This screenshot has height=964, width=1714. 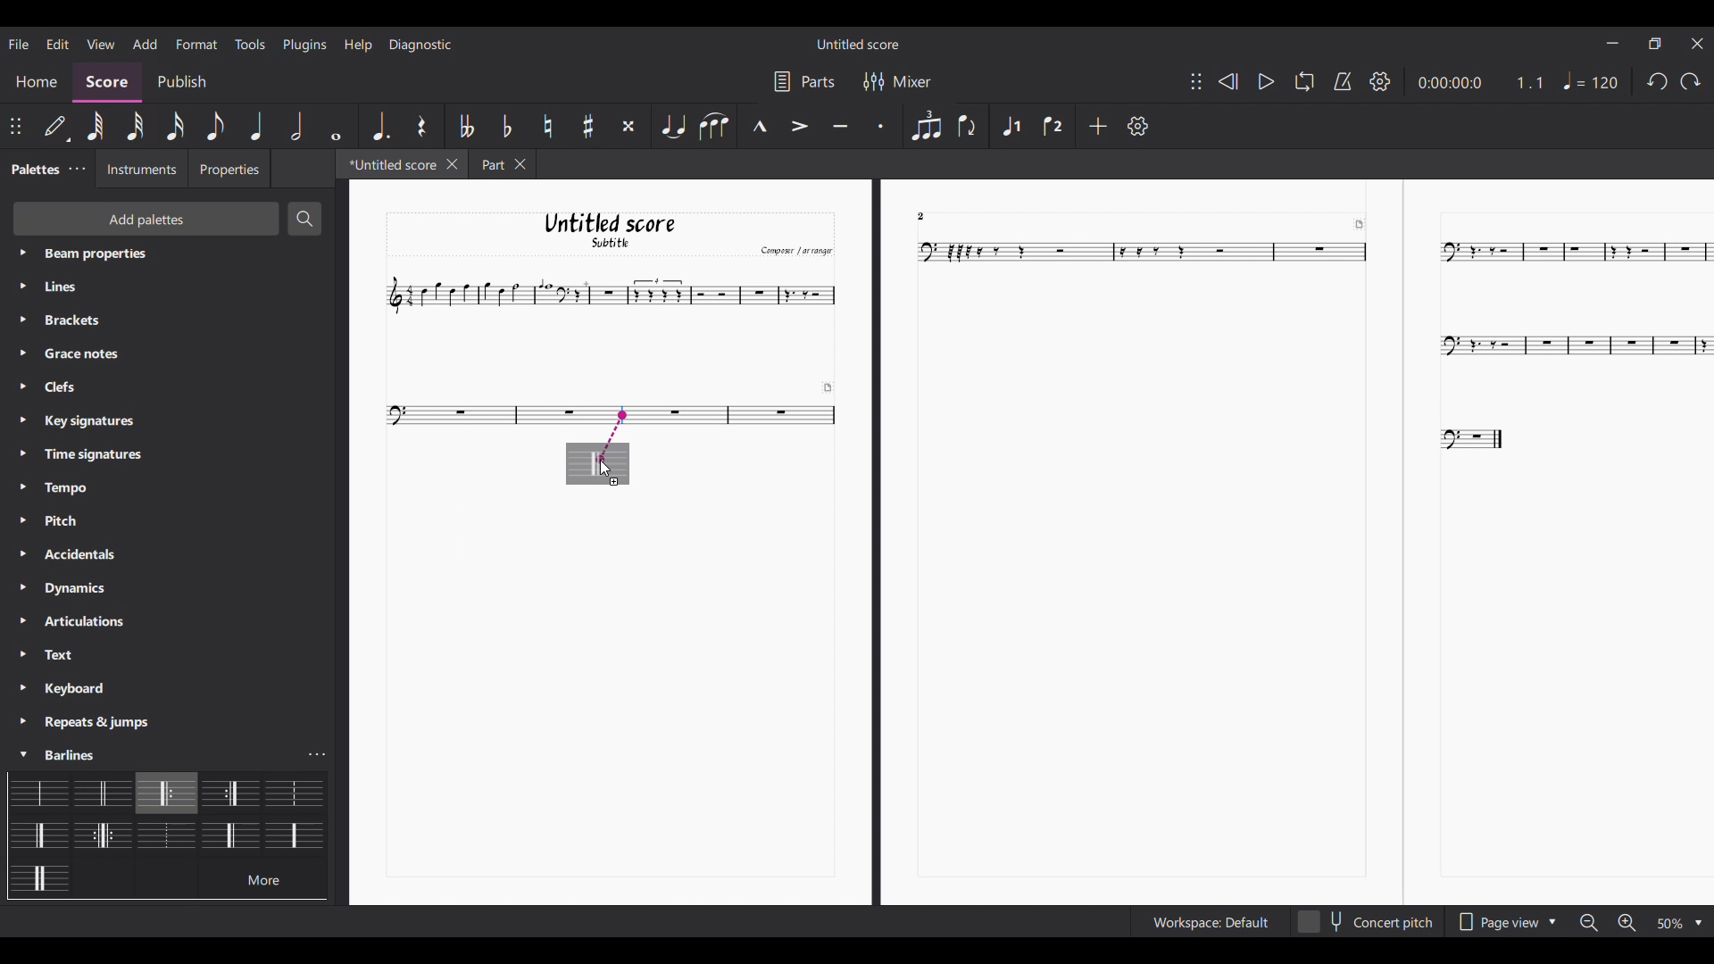 What do you see at coordinates (96, 127) in the screenshot?
I see `64th note` at bounding box center [96, 127].